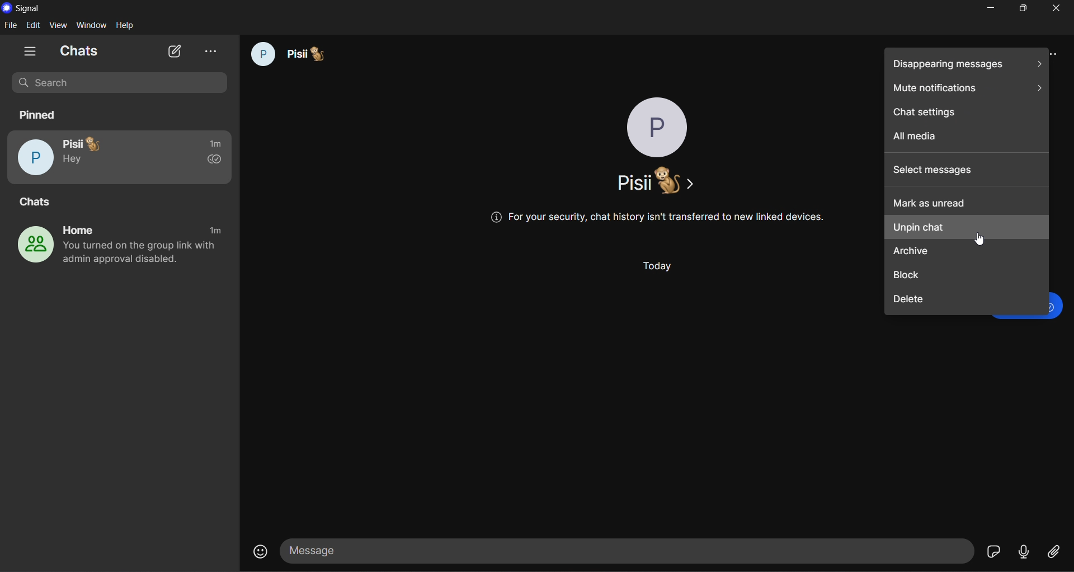  What do you see at coordinates (966, 88) in the screenshot?
I see `mute notifications` at bounding box center [966, 88].